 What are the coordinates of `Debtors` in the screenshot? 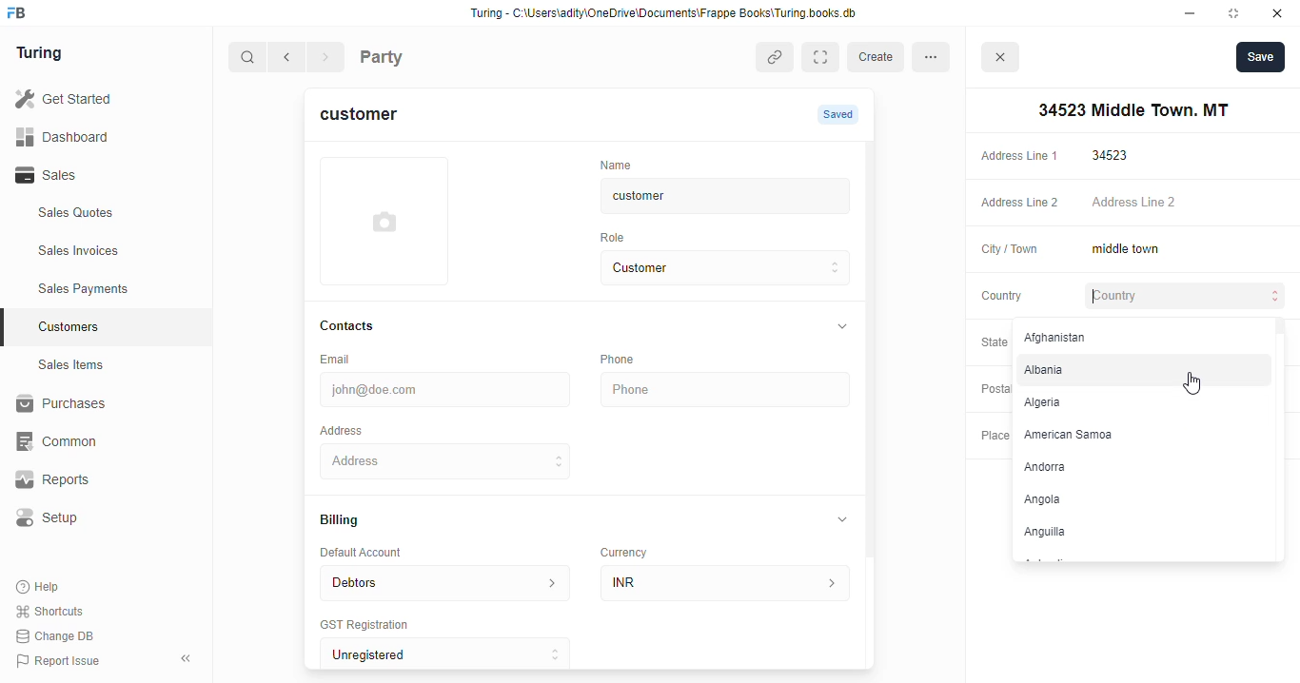 It's located at (444, 581).